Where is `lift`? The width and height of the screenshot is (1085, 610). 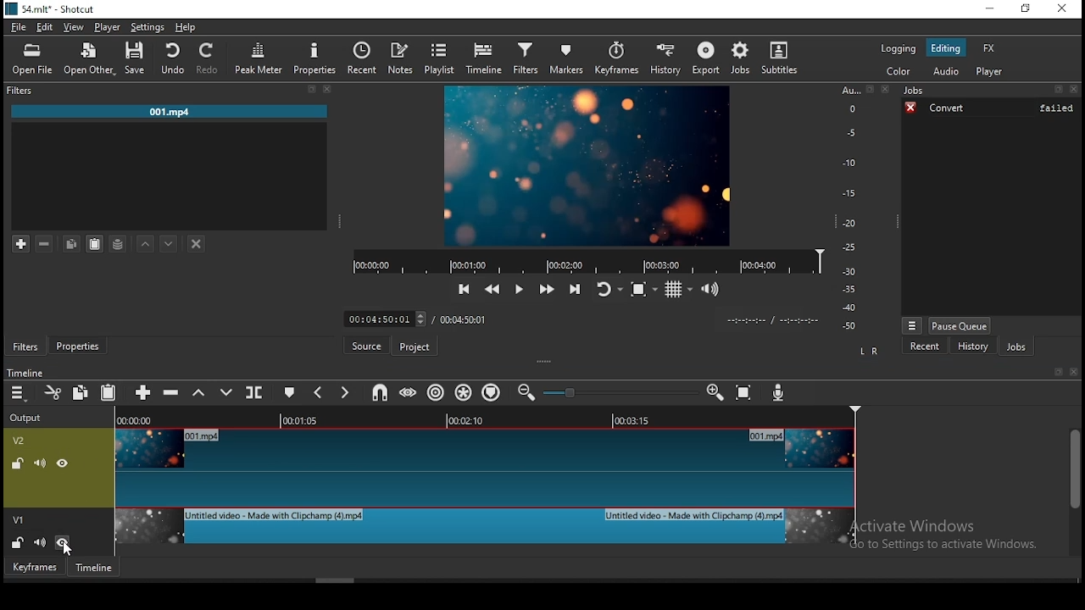
lift is located at coordinates (198, 394).